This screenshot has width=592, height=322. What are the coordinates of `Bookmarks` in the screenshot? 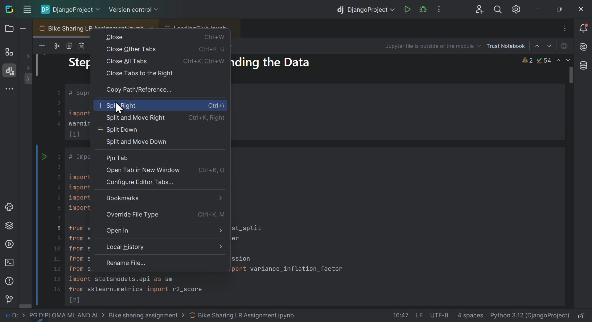 It's located at (163, 197).